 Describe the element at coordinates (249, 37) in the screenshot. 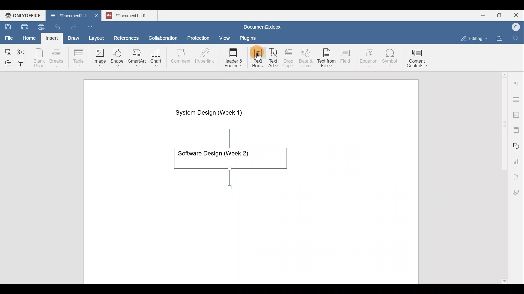

I see `Plugins` at that location.